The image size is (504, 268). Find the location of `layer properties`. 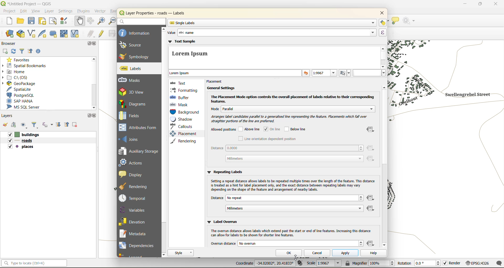

layer properties is located at coordinates (157, 13).